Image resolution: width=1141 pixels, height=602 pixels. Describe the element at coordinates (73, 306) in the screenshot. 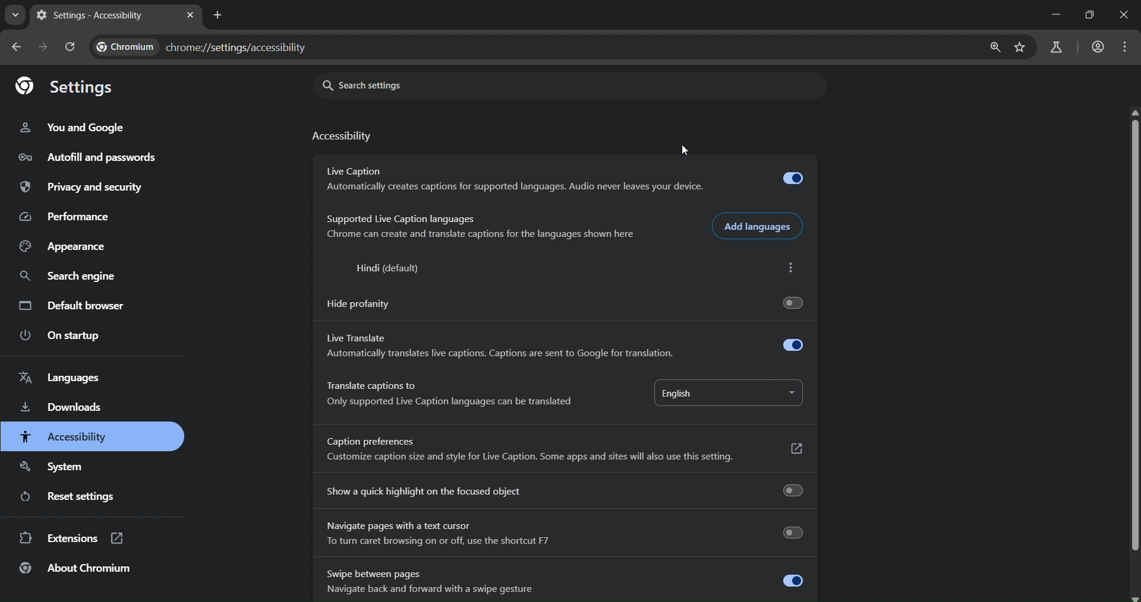

I see `default browser` at that location.